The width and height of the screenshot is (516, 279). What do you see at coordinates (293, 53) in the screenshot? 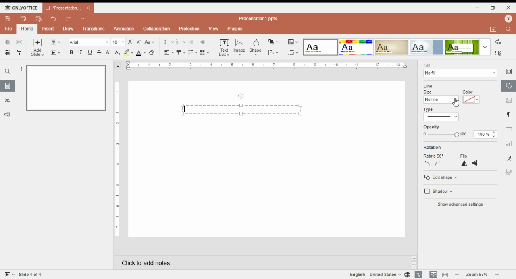
I see `slide size` at bounding box center [293, 53].